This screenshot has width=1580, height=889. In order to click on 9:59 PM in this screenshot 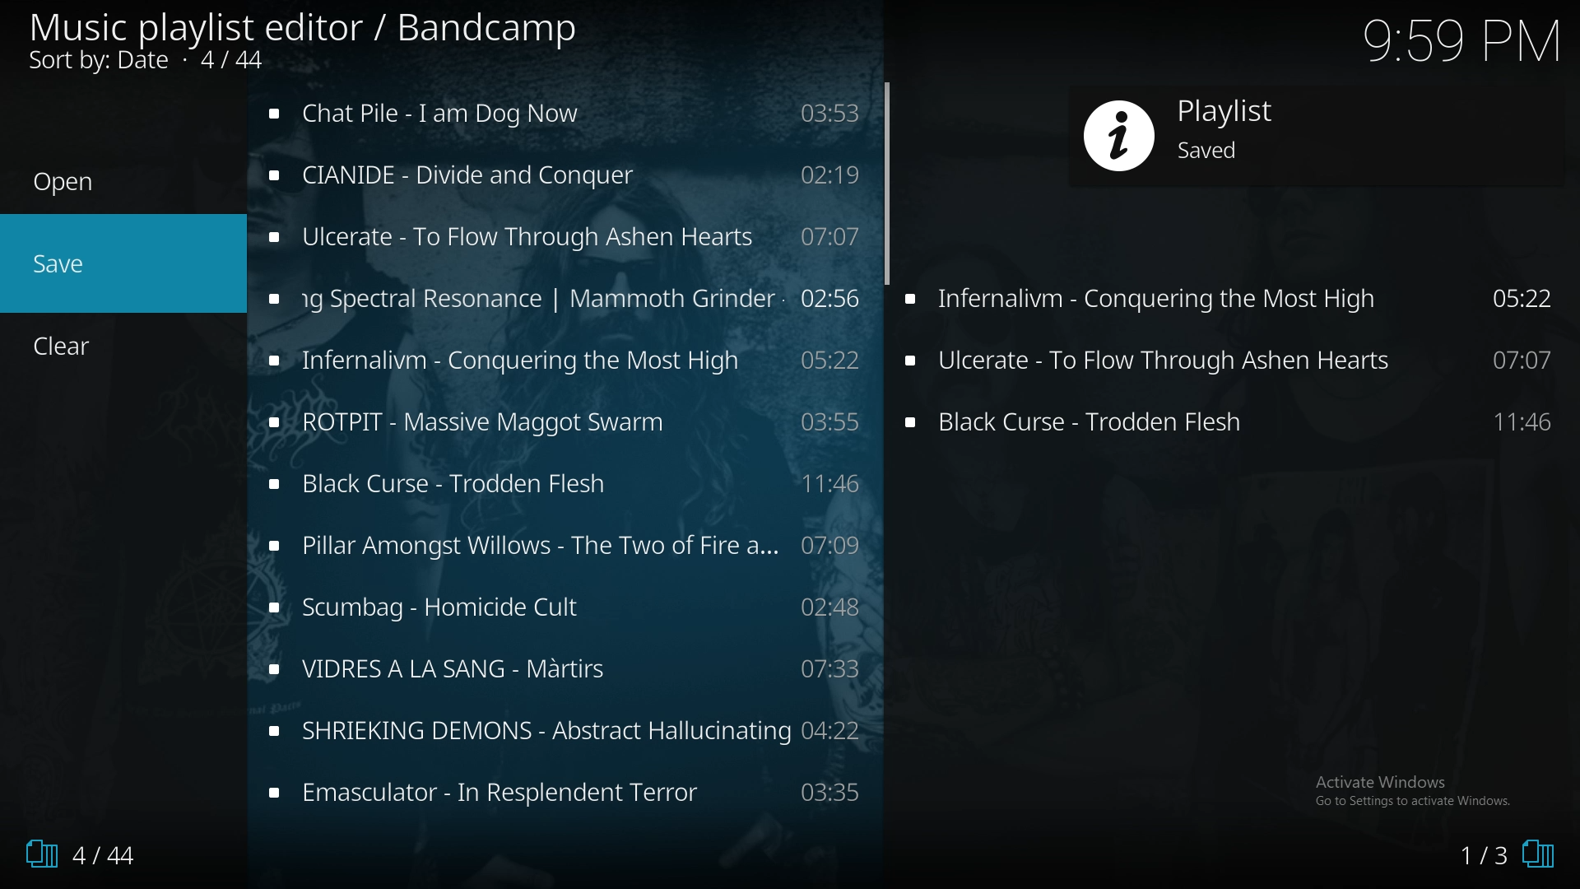, I will do `click(1455, 45)`.